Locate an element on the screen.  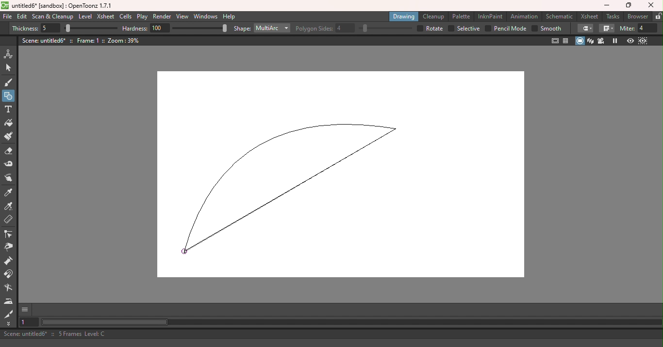
Set the current frame is located at coordinates (29, 323).